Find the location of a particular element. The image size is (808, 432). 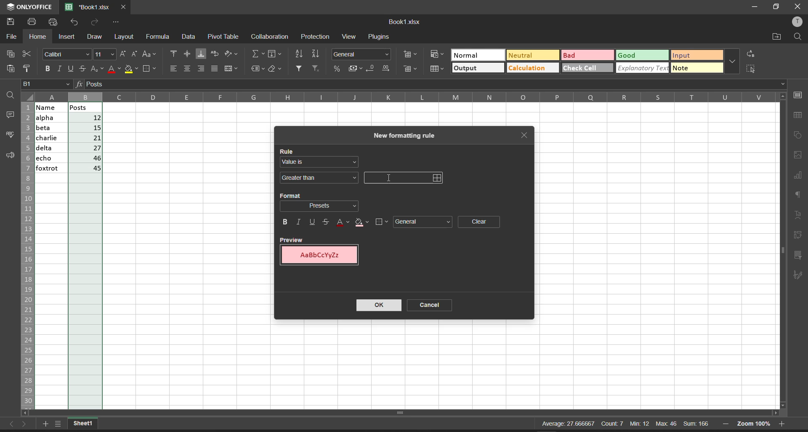

cursor is located at coordinates (390, 179).